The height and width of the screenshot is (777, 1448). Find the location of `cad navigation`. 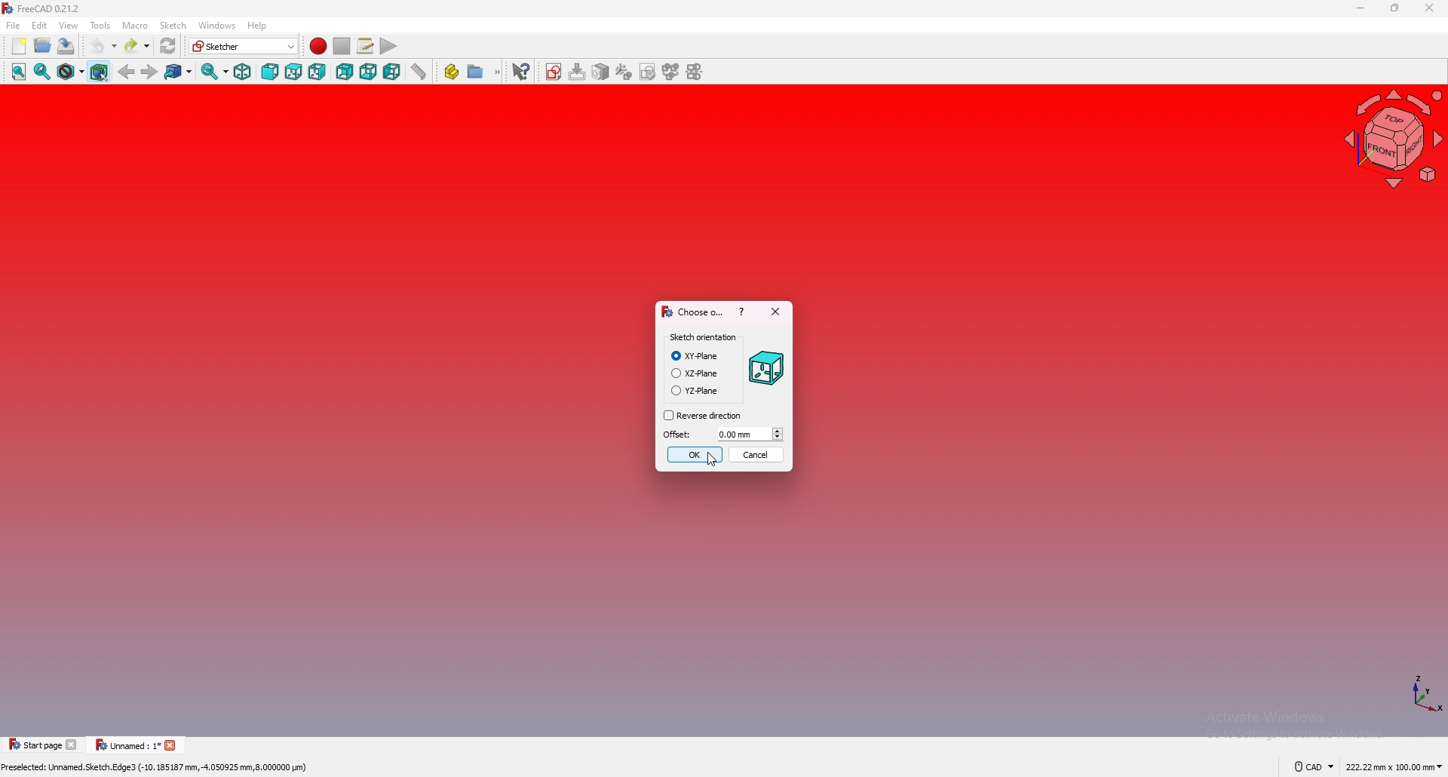

cad navigation is located at coordinates (1315, 766).